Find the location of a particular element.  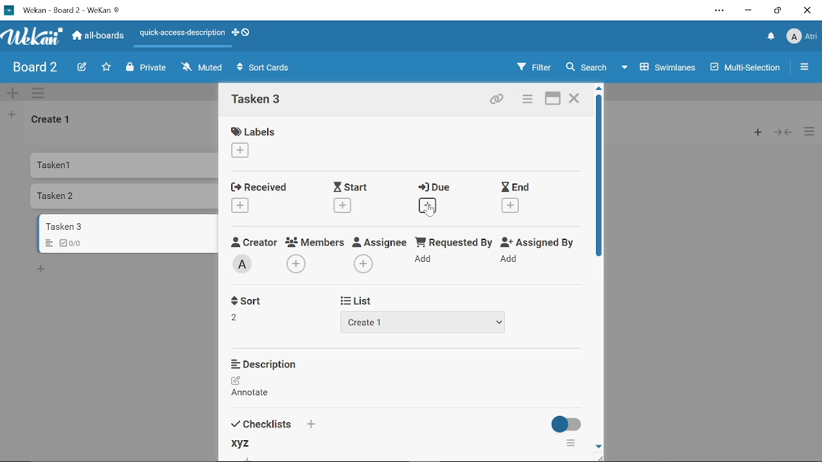

Star this board is located at coordinates (106, 67).